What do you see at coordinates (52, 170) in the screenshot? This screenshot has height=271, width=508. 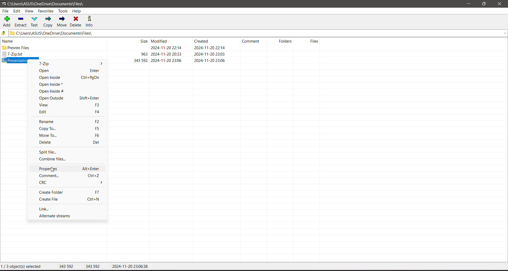 I see `Cursor` at bounding box center [52, 170].